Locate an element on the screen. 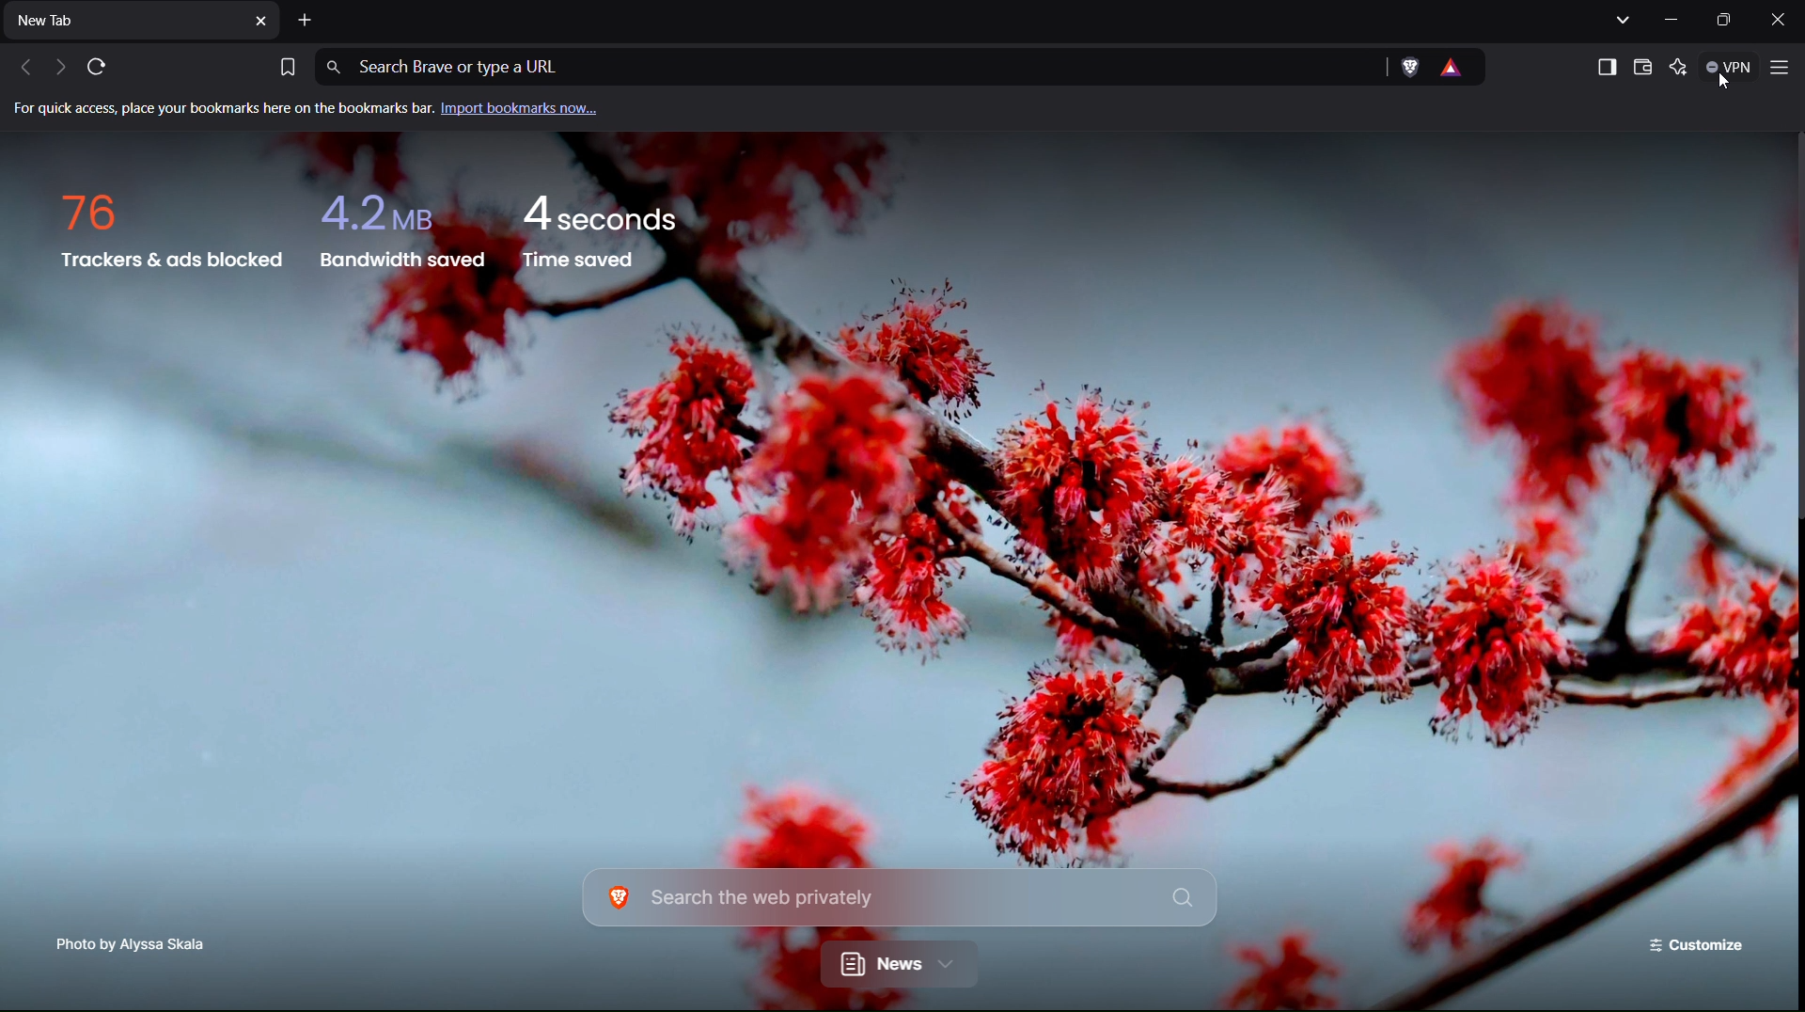  Search bar is located at coordinates (902, 895).